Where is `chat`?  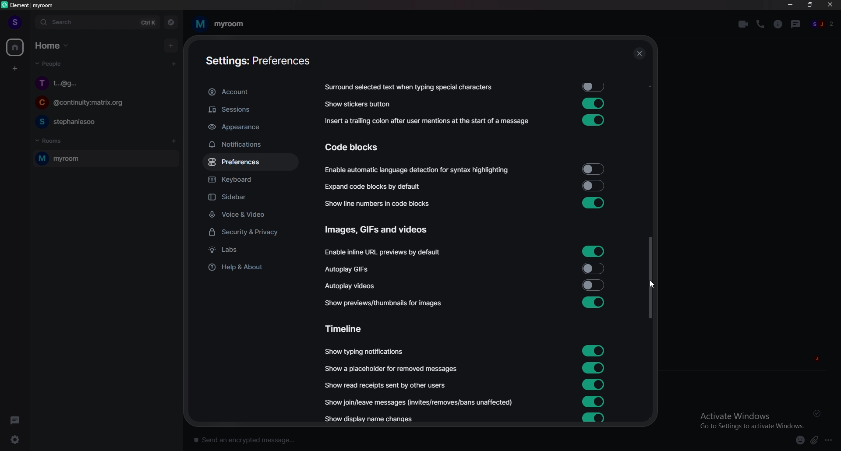 chat is located at coordinates (103, 121).